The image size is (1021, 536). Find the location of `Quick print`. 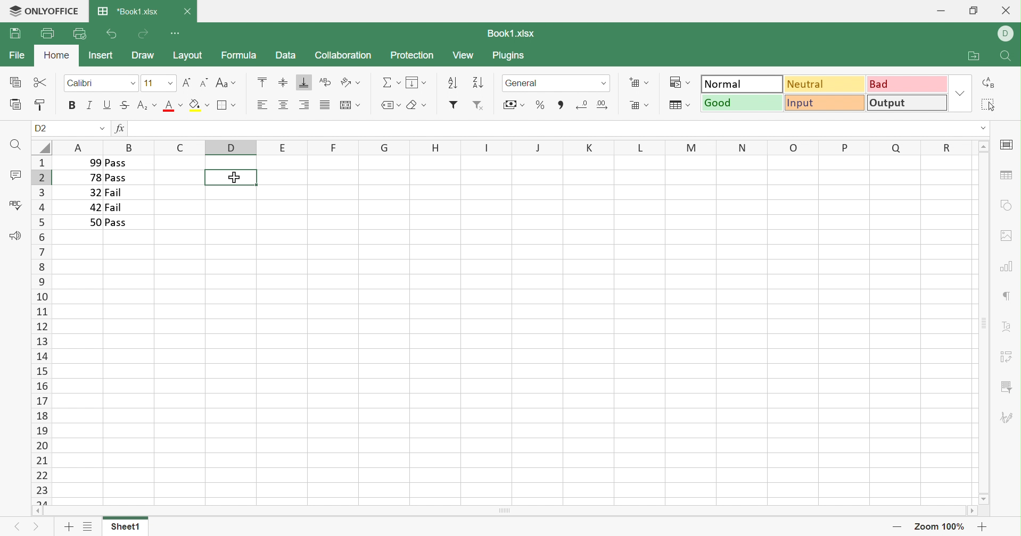

Quick print is located at coordinates (80, 35).